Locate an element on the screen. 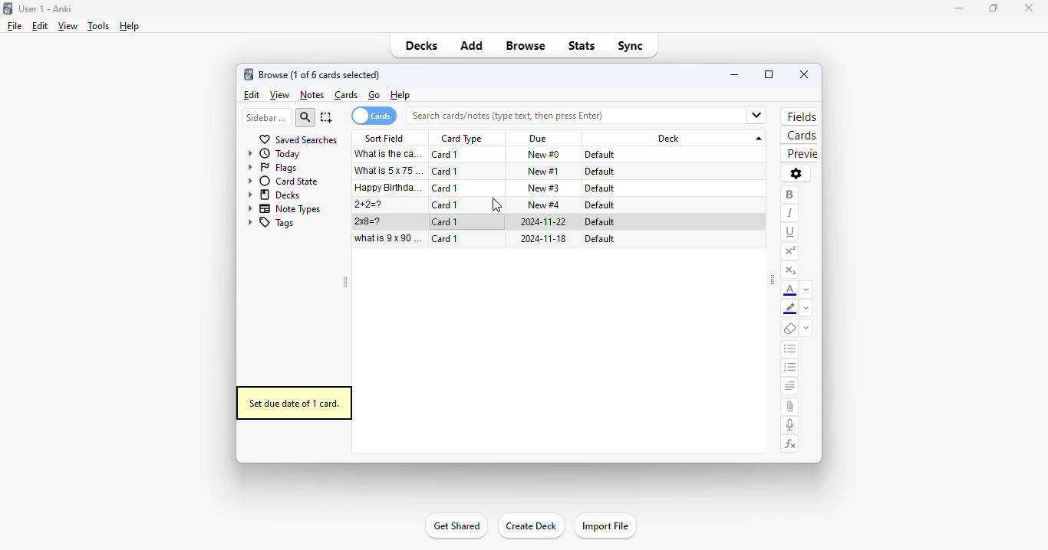 Image resolution: width=1048 pixels, height=550 pixels. card 1 is located at coordinates (446, 188).